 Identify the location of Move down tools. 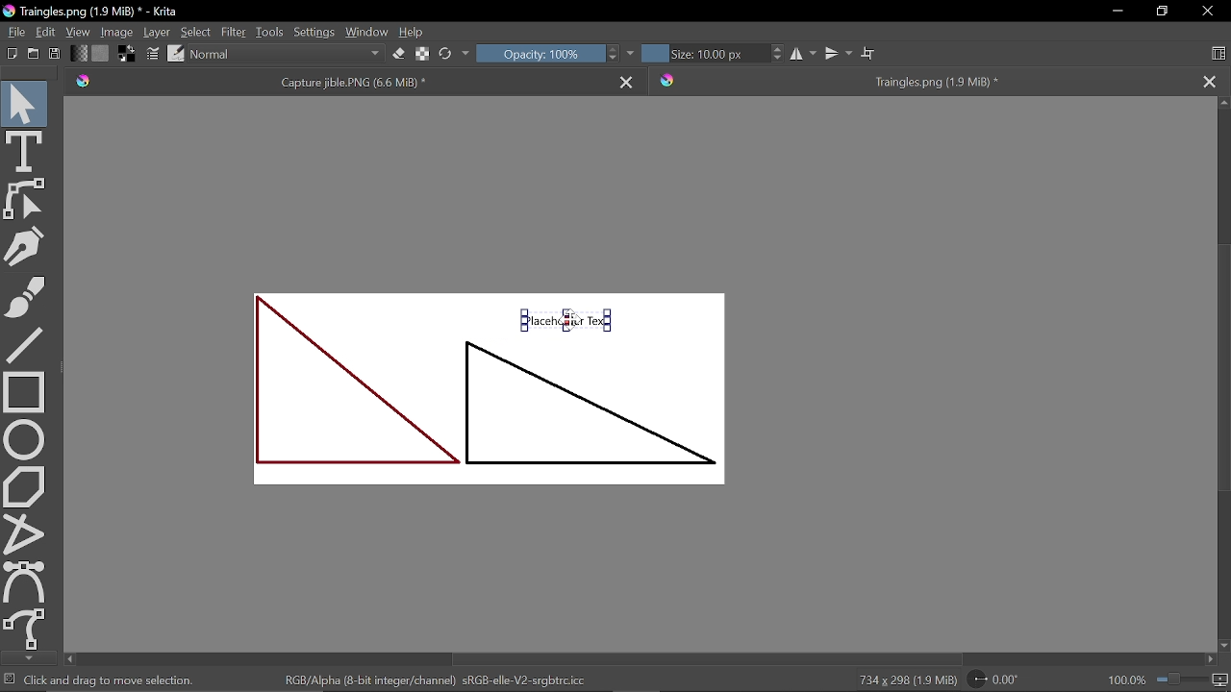
(26, 657).